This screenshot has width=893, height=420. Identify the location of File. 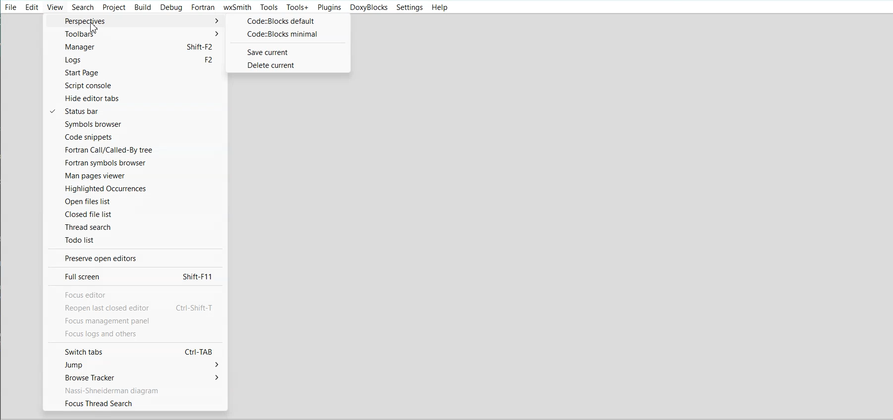
(11, 6).